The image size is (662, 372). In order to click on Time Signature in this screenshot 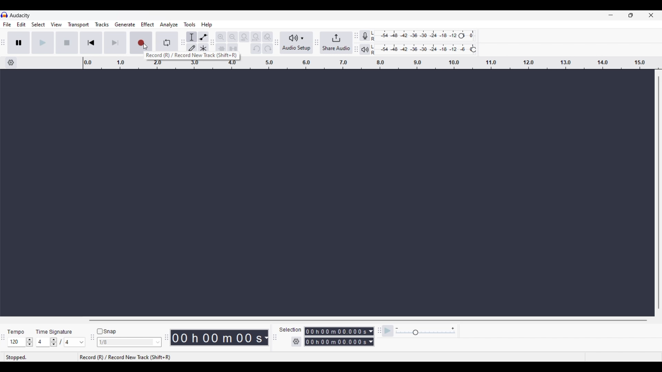, I will do `click(57, 331)`.